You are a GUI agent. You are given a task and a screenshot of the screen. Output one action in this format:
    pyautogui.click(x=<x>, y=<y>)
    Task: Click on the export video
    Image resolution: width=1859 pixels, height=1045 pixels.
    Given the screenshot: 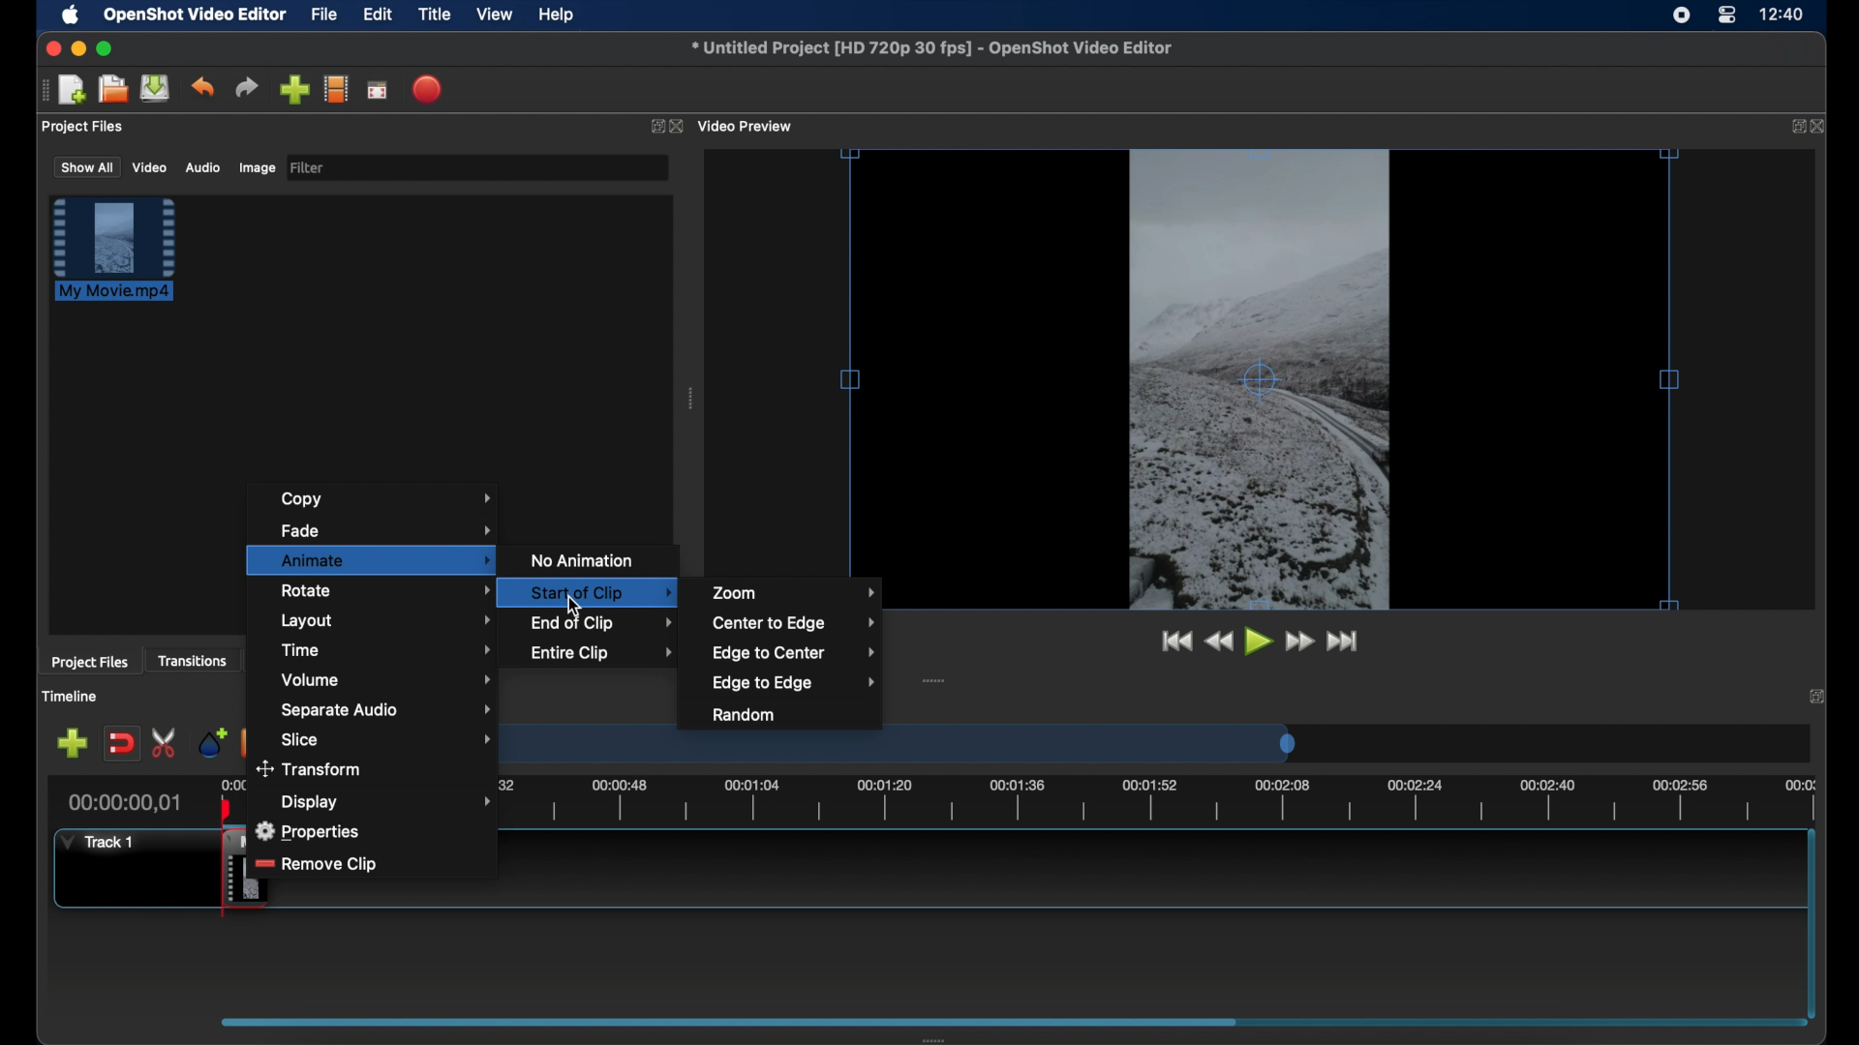 What is the action you would take?
    pyautogui.click(x=429, y=89)
    